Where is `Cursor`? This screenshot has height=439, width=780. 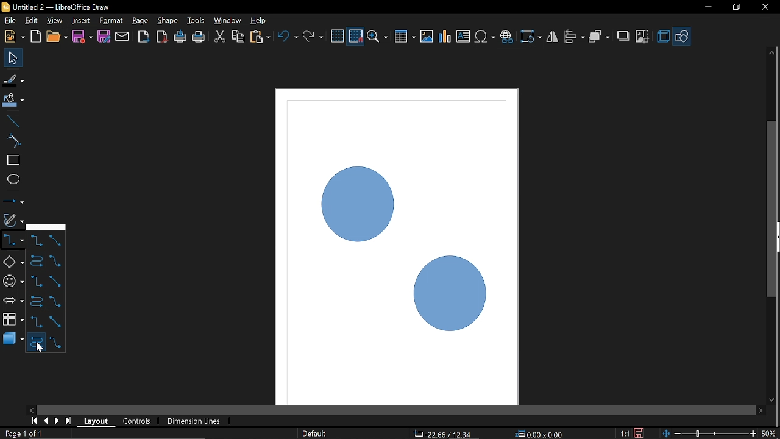
Cursor is located at coordinates (40, 346).